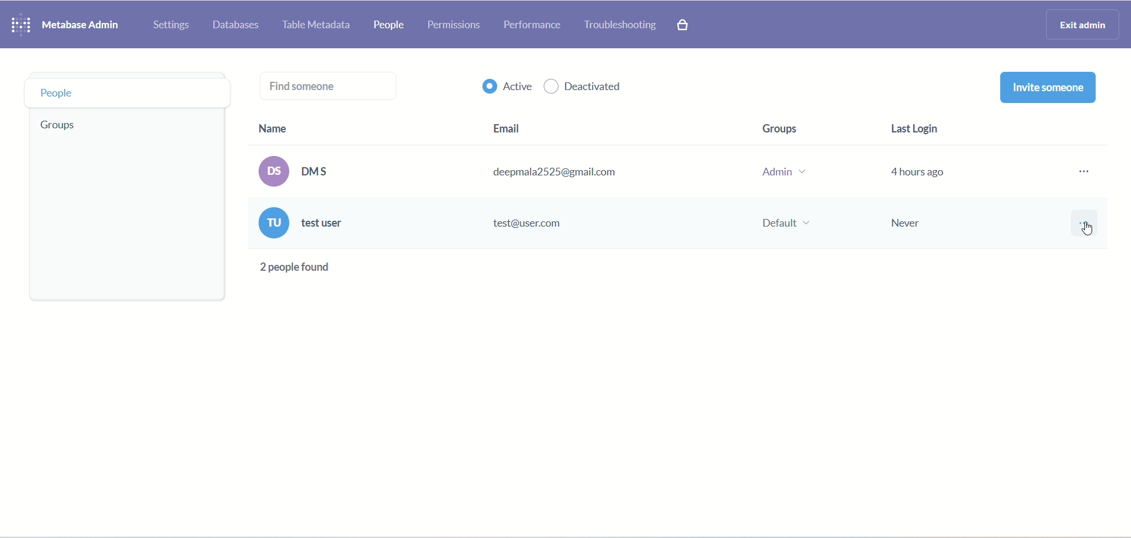  What do you see at coordinates (1047, 89) in the screenshot?
I see `invite someone` at bounding box center [1047, 89].